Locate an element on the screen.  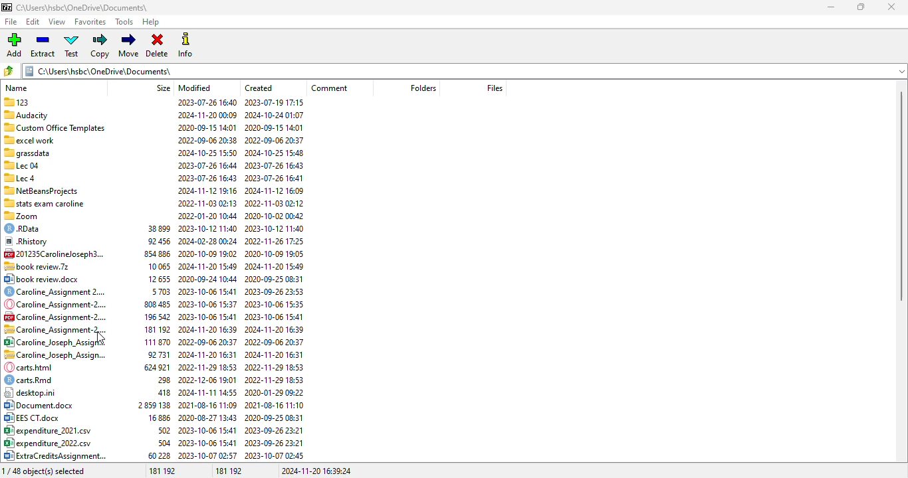
minimize is located at coordinates (832, 7).